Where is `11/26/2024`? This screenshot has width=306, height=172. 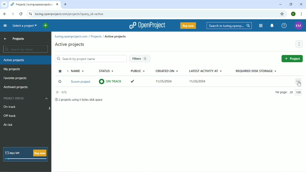 11/26/2024 is located at coordinates (197, 82).